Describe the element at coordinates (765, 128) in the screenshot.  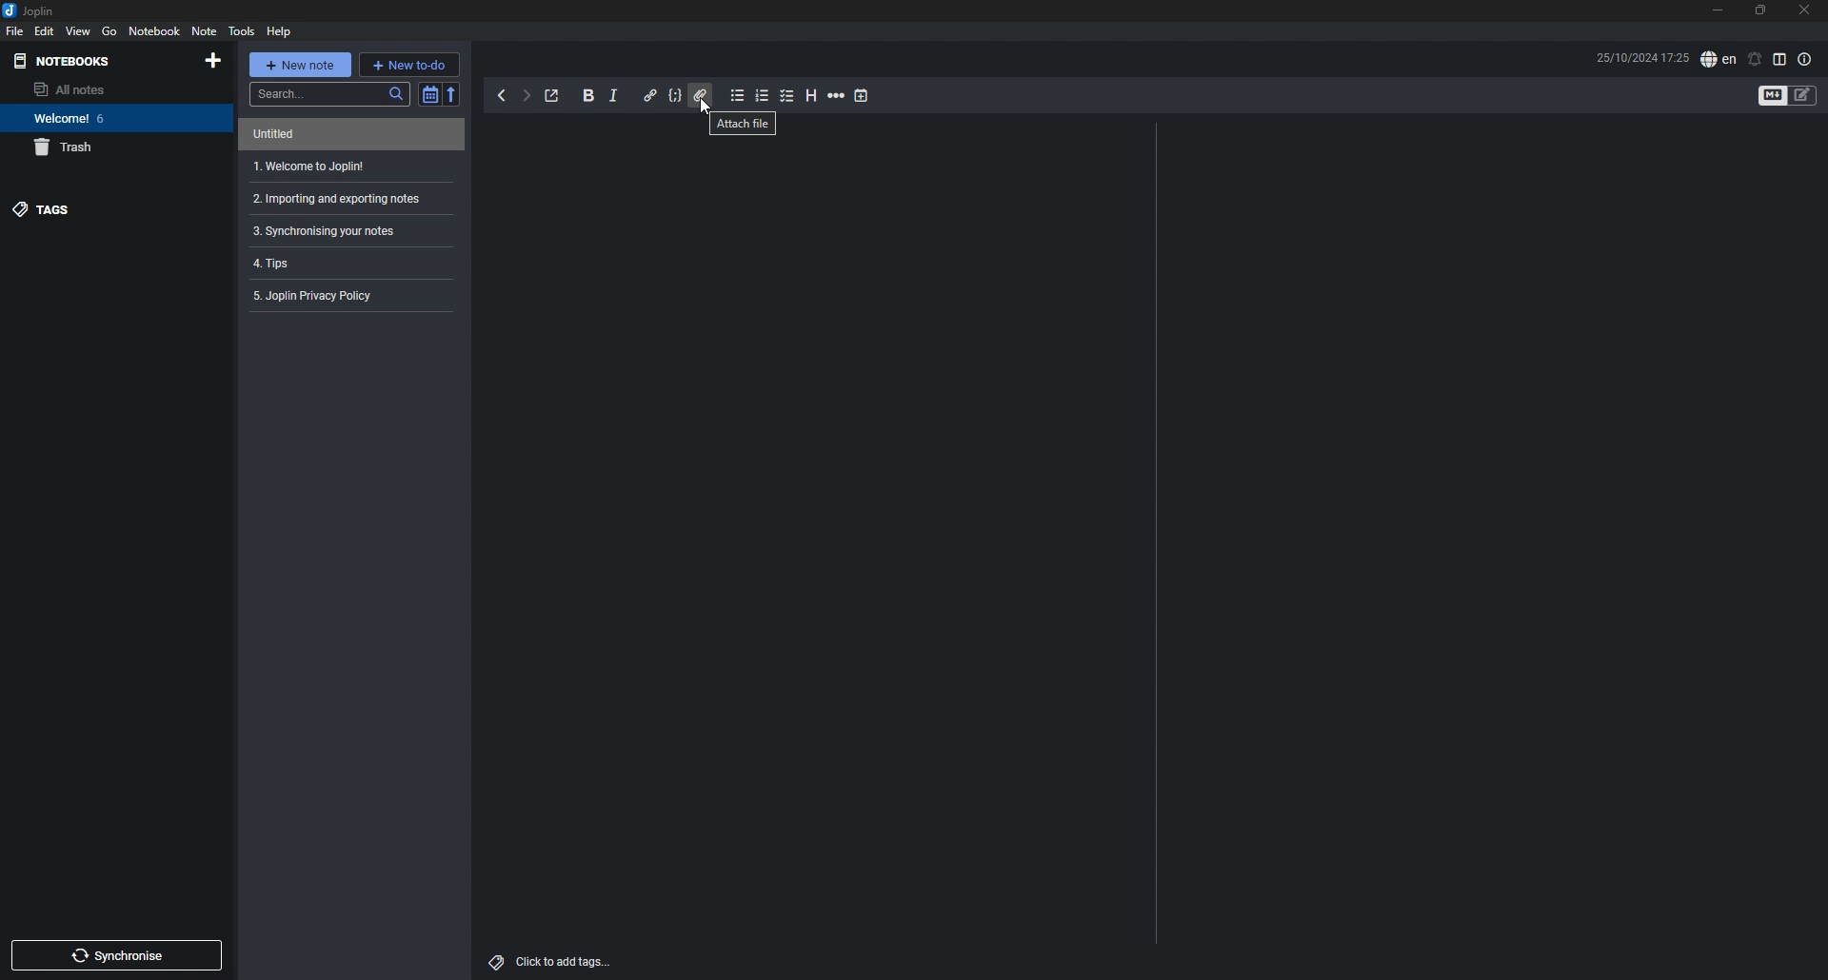
I see `Attach file` at that location.